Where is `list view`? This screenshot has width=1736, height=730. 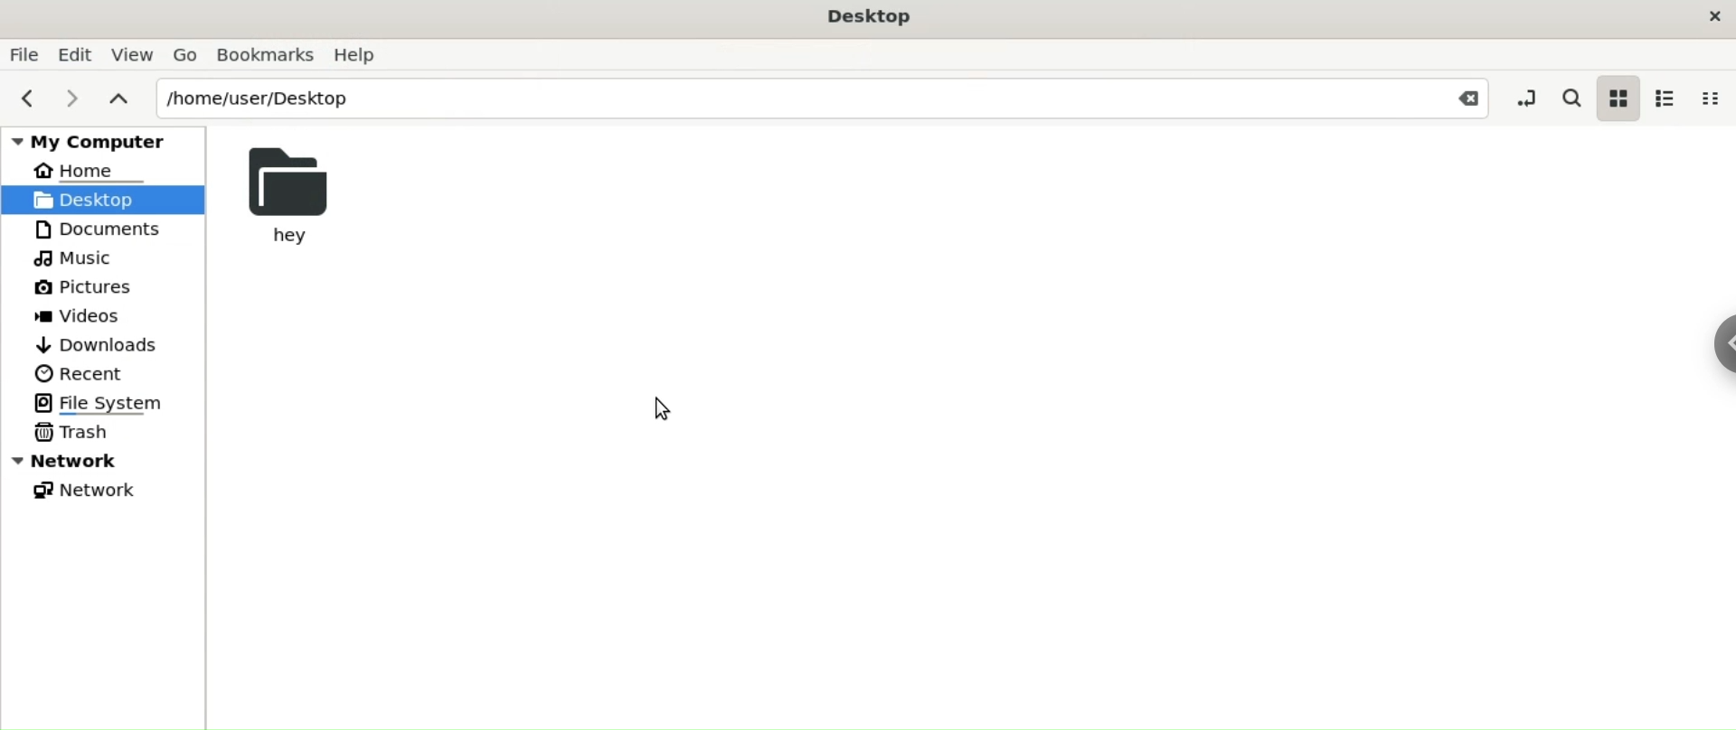 list view is located at coordinates (1667, 97).